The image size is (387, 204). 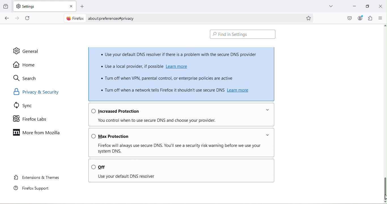 What do you see at coordinates (370, 18) in the screenshot?
I see `Extensions` at bounding box center [370, 18].